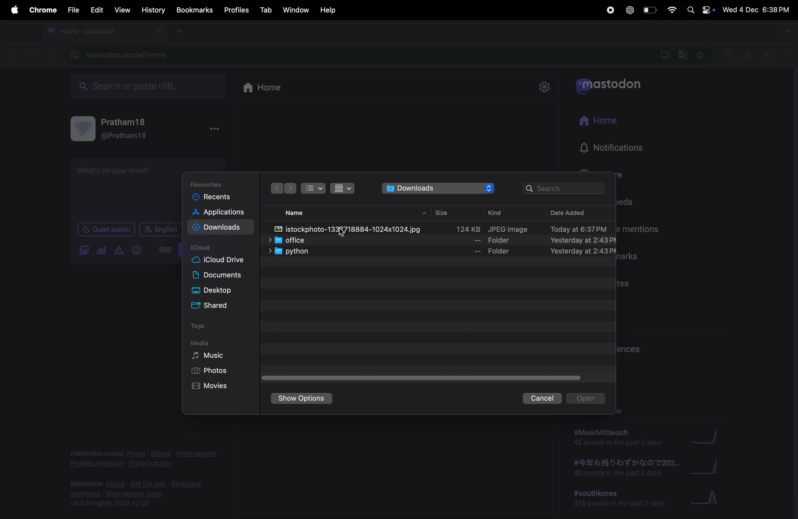 The image size is (798, 519). What do you see at coordinates (629, 10) in the screenshot?
I see `chatgpt` at bounding box center [629, 10].